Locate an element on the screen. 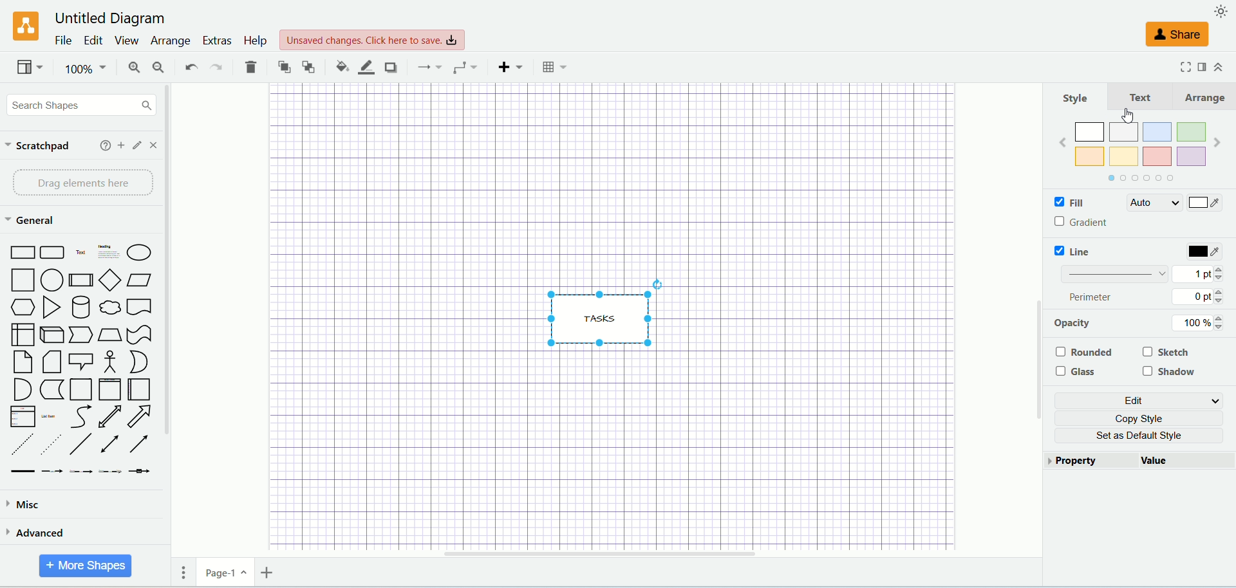 The image size is (1236, 588). 0 pt is located at coordinates (1203, 297).